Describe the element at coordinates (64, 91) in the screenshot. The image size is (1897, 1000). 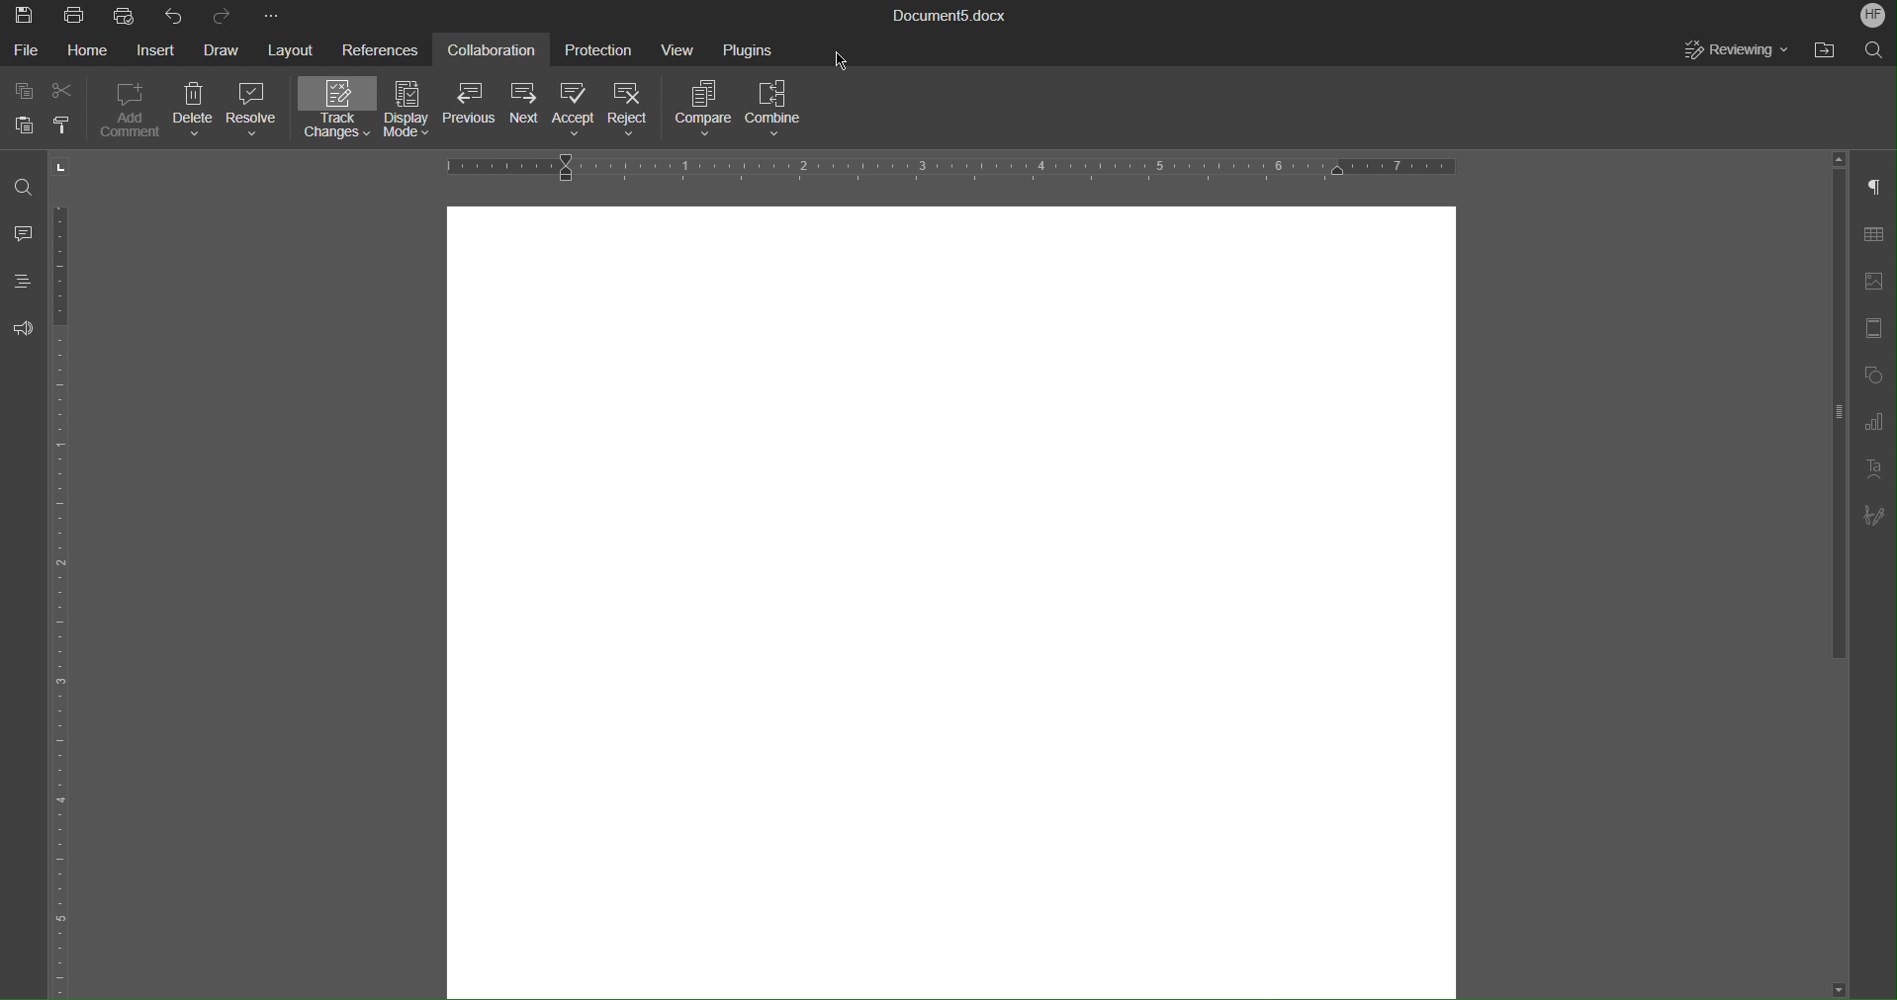
I see `Cut` at that location.